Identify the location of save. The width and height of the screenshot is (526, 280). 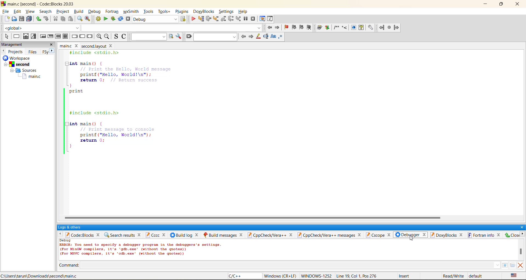
(21, 18).